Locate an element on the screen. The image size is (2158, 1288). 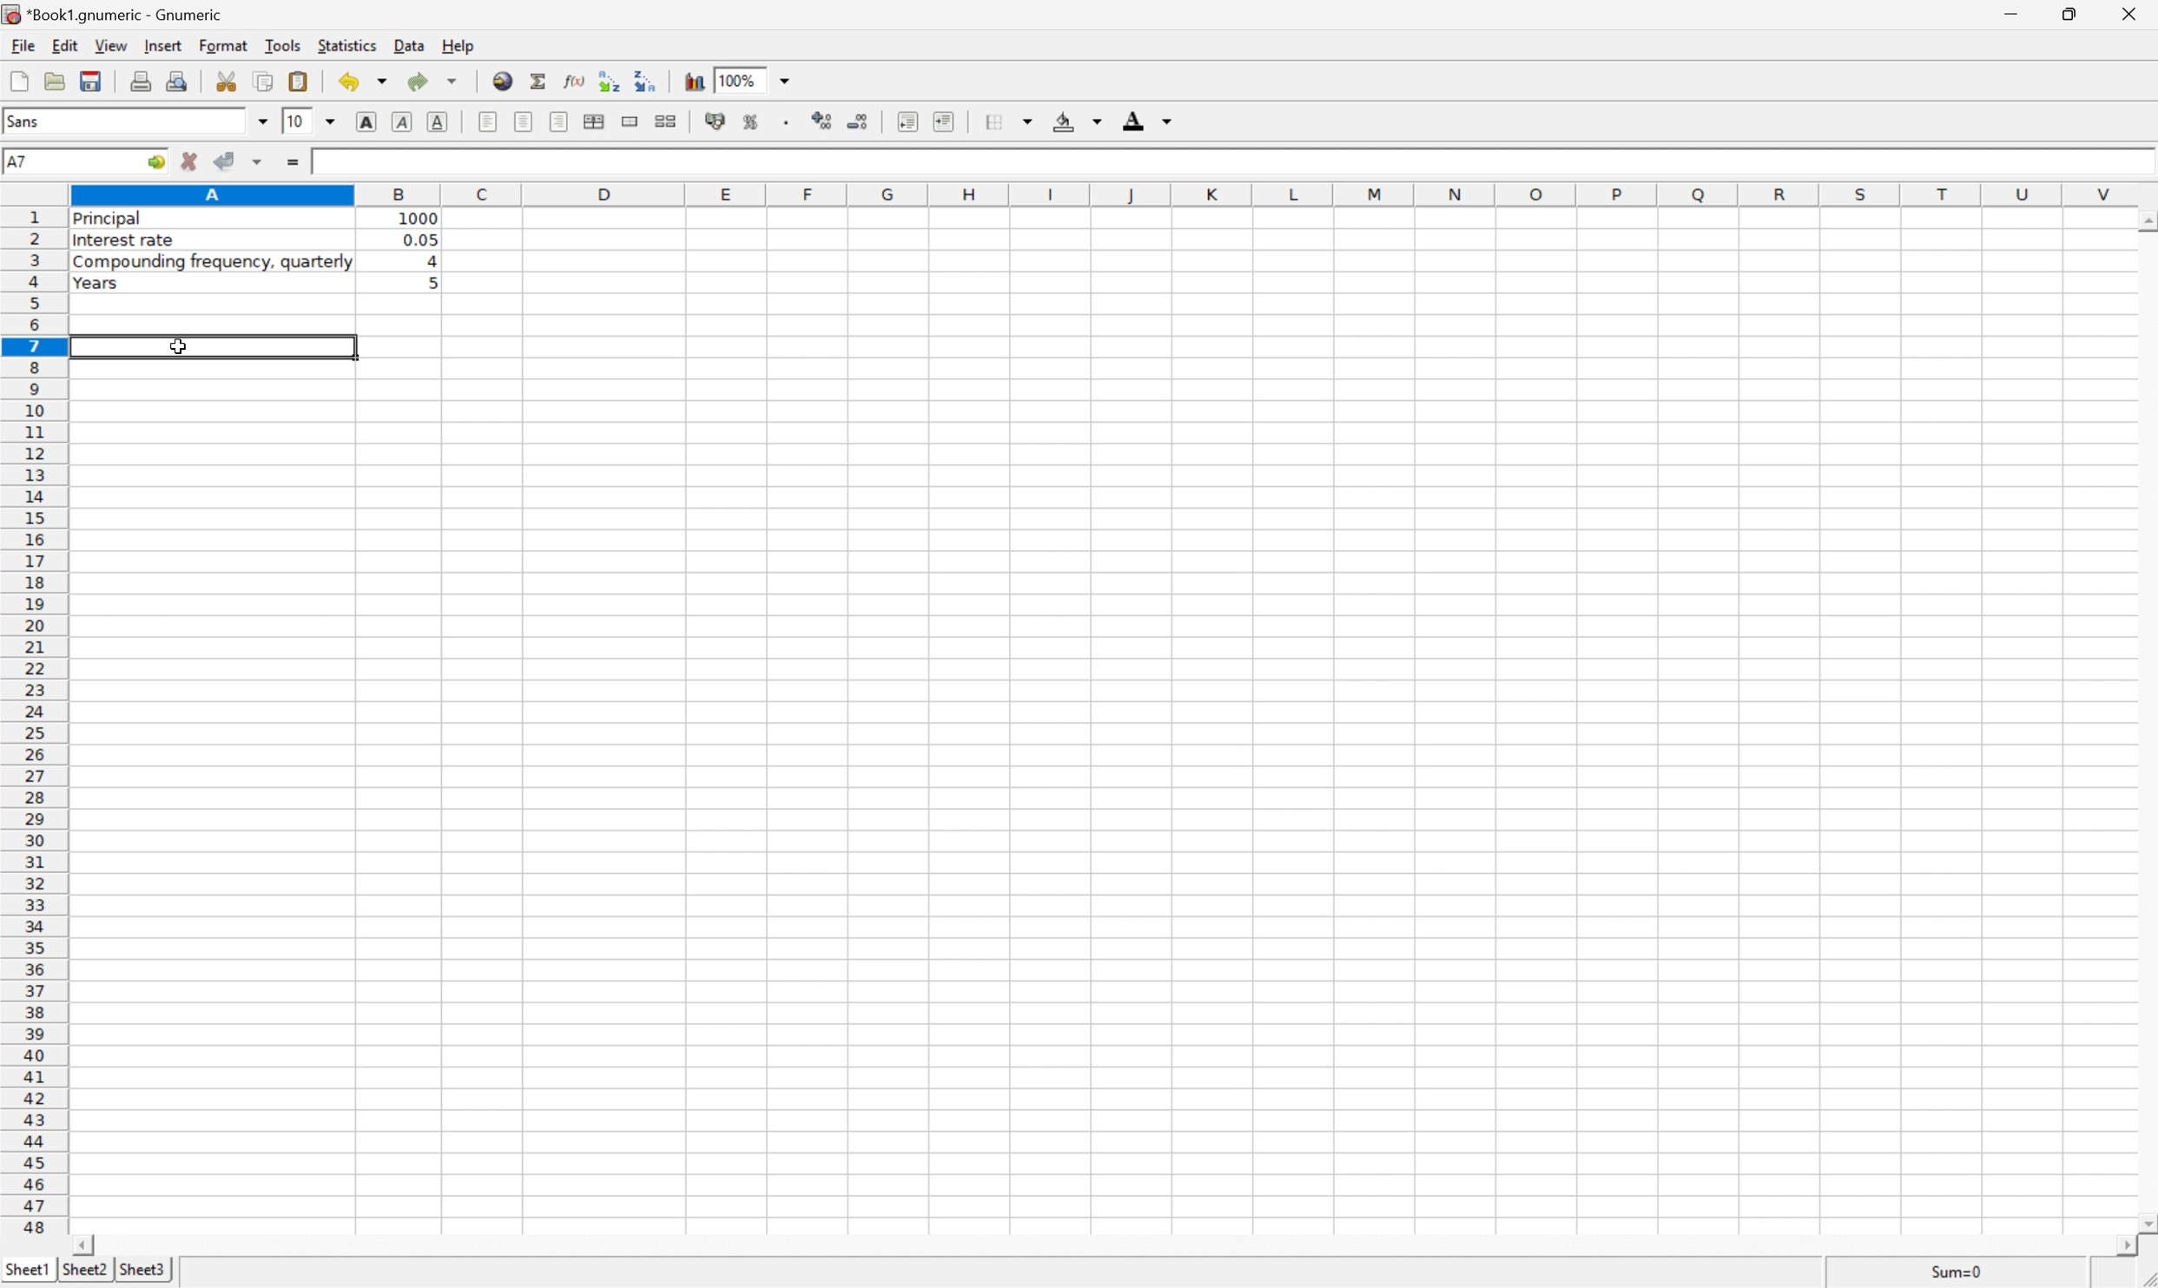
go to is located at coordinates (158, 160).